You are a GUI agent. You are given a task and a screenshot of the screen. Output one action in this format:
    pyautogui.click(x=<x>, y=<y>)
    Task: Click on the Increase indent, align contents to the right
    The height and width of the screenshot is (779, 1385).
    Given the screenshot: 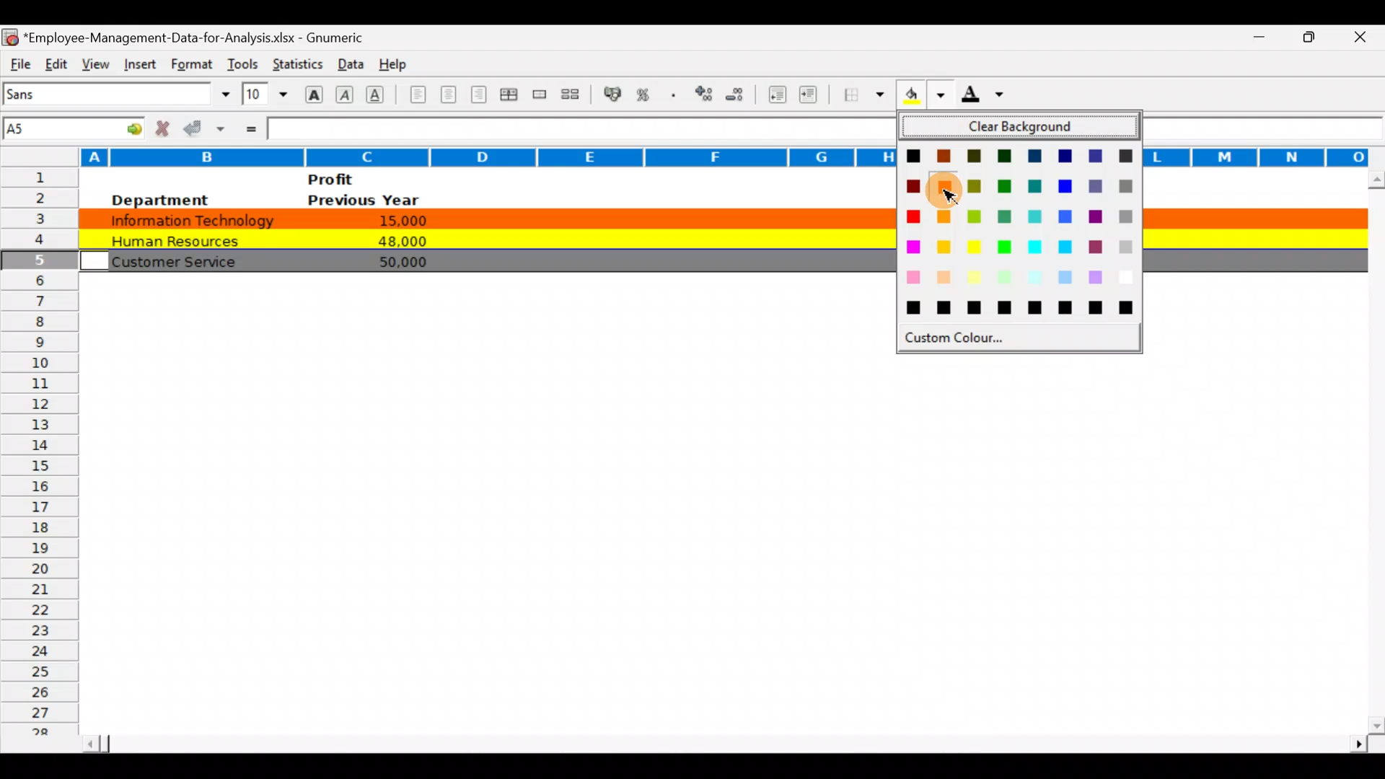 What is the action you would take?
    pyautogui.click(x=811, y=96)
    